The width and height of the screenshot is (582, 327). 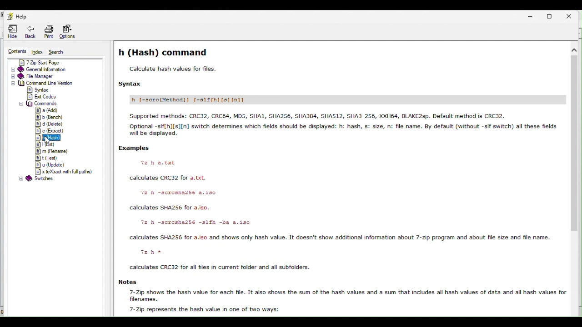 I want to click on exit codes, so click(x=42, y=96).